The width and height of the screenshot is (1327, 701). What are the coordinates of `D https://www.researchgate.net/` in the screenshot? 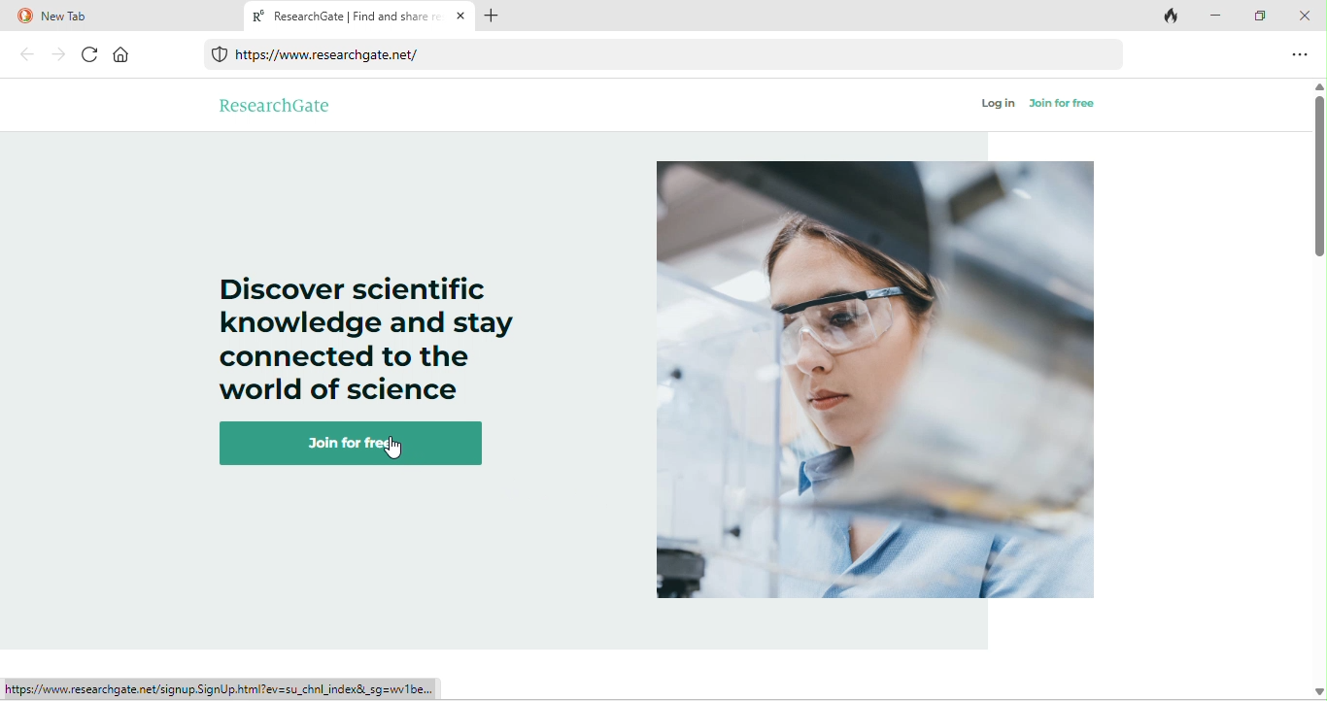 It's located at (325, 55).